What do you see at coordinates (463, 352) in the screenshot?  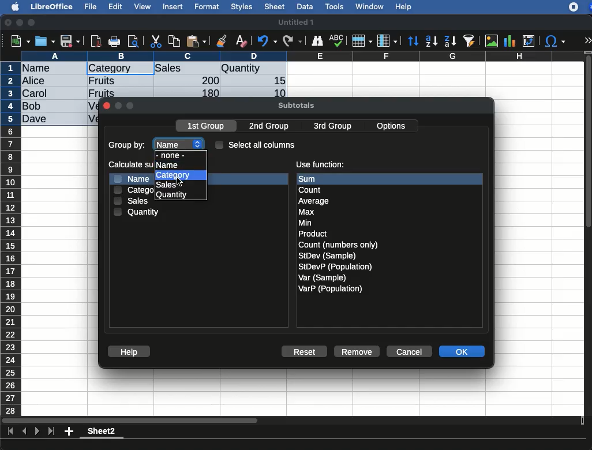 I see `ok` at bounding box center [463, 352].